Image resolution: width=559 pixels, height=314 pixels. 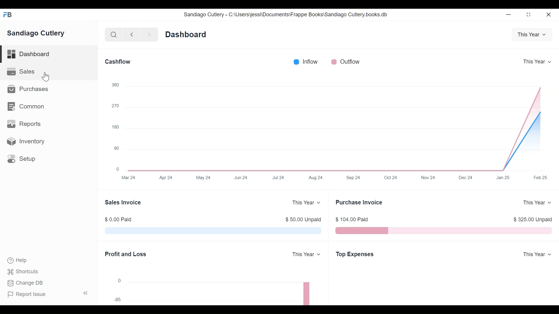 What do you see at coordinates (27, 141) in the screenshot?
I see `Inventory` at bounding box center [27, 141].